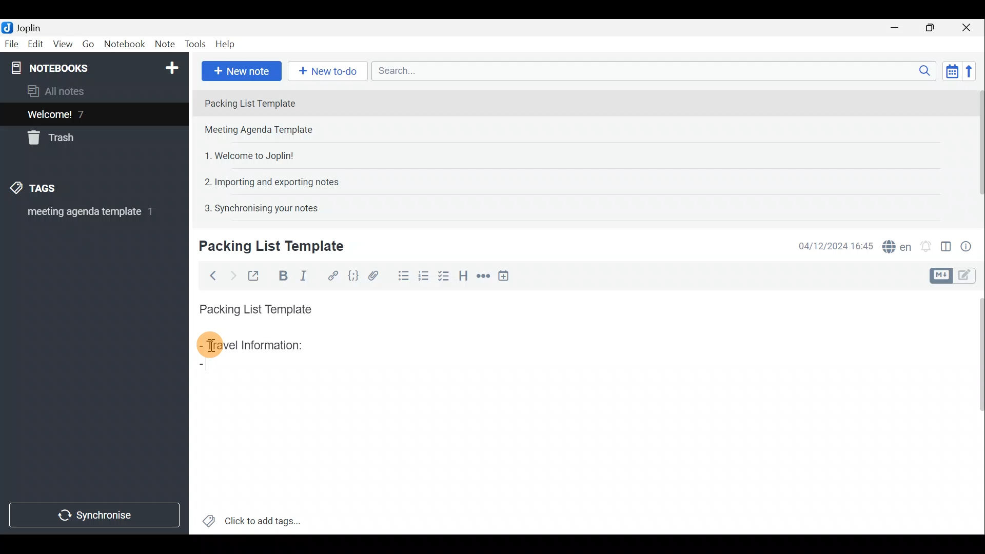  Describe the element at coordinates (651, 72) in the screenshot. I see `Search bar` at that location.